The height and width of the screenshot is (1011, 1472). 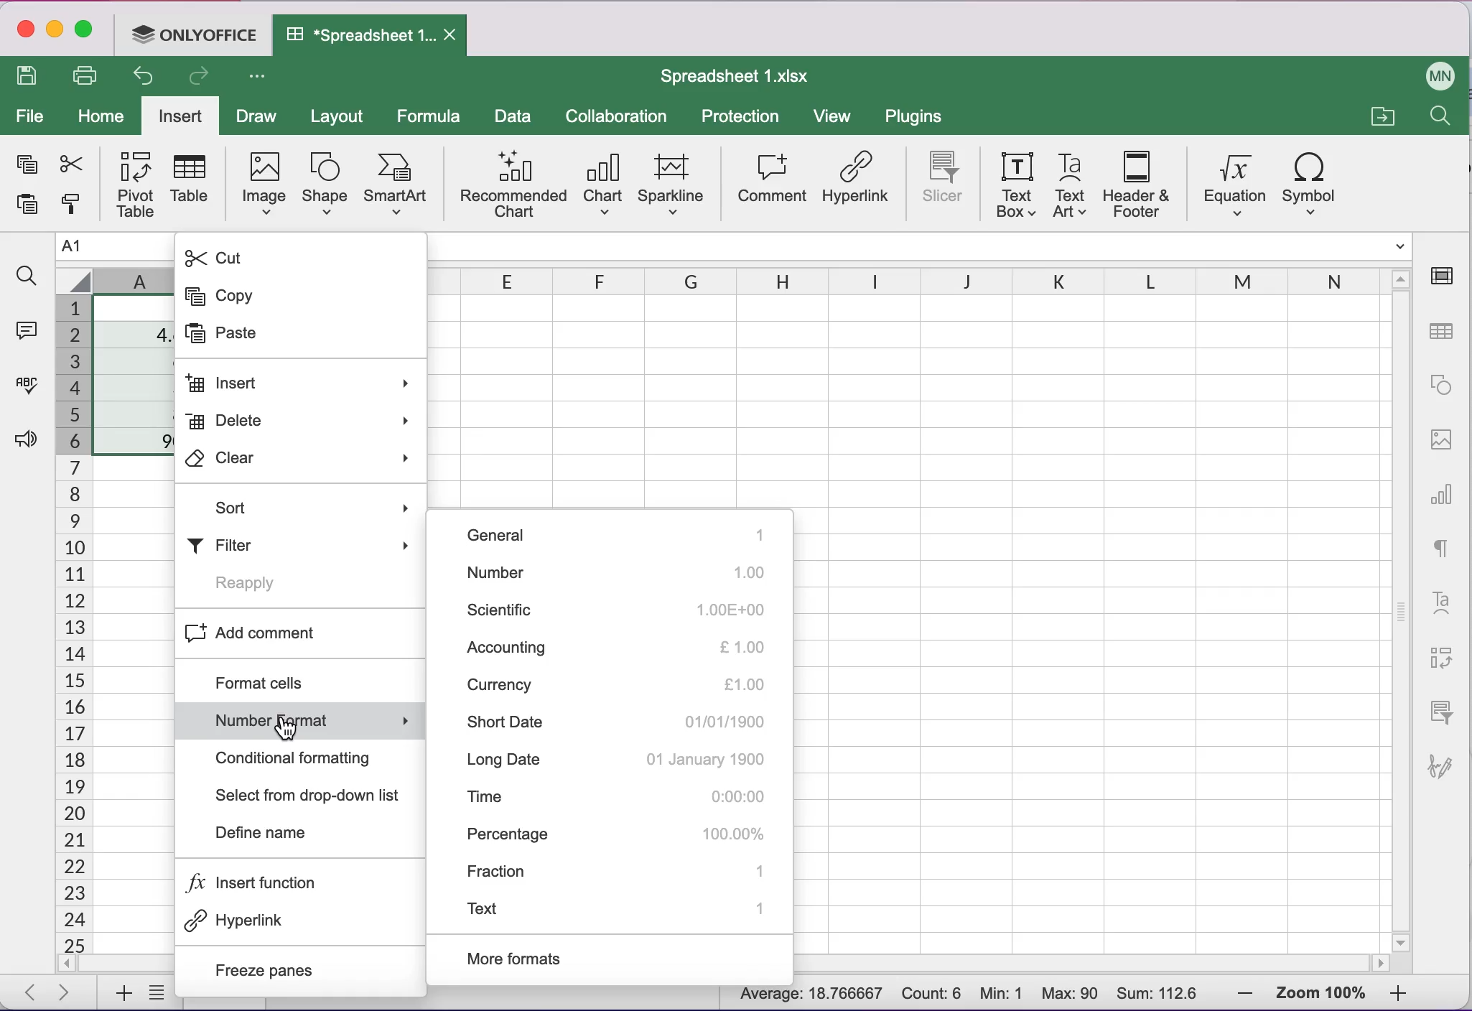 What do you see at coordinates (27, 278) in the screenshot?
I see `find` at bounding box center [27, 278].